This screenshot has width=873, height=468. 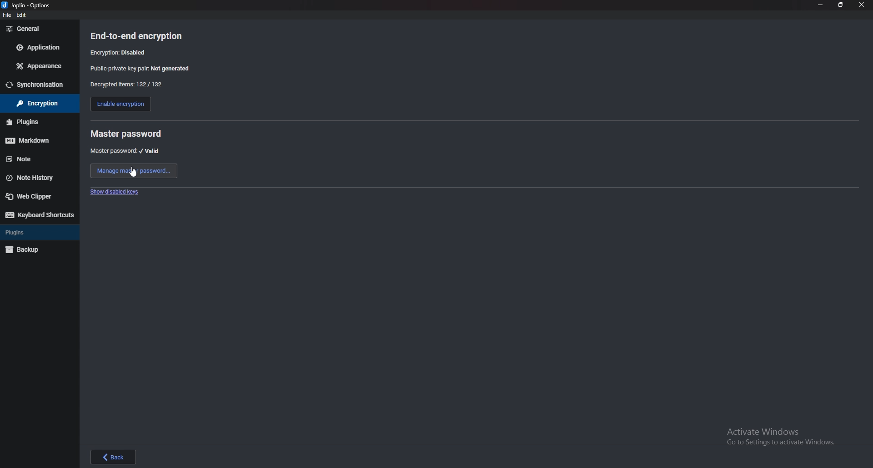 What do you see at coordinates (37, 177) in the screenshot?
I see `note history` at bounding box center [37, 177].